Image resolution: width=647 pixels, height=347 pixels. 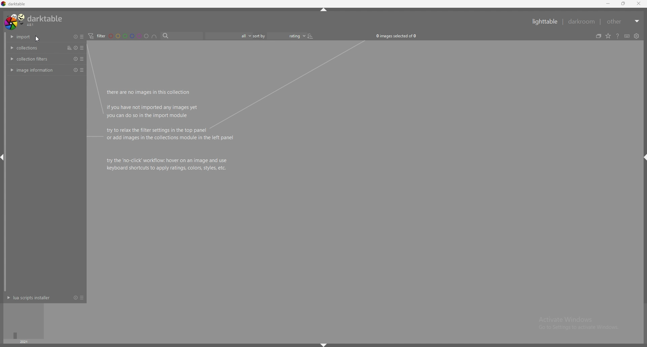 I want to click on other, so click(x=623, y=22).